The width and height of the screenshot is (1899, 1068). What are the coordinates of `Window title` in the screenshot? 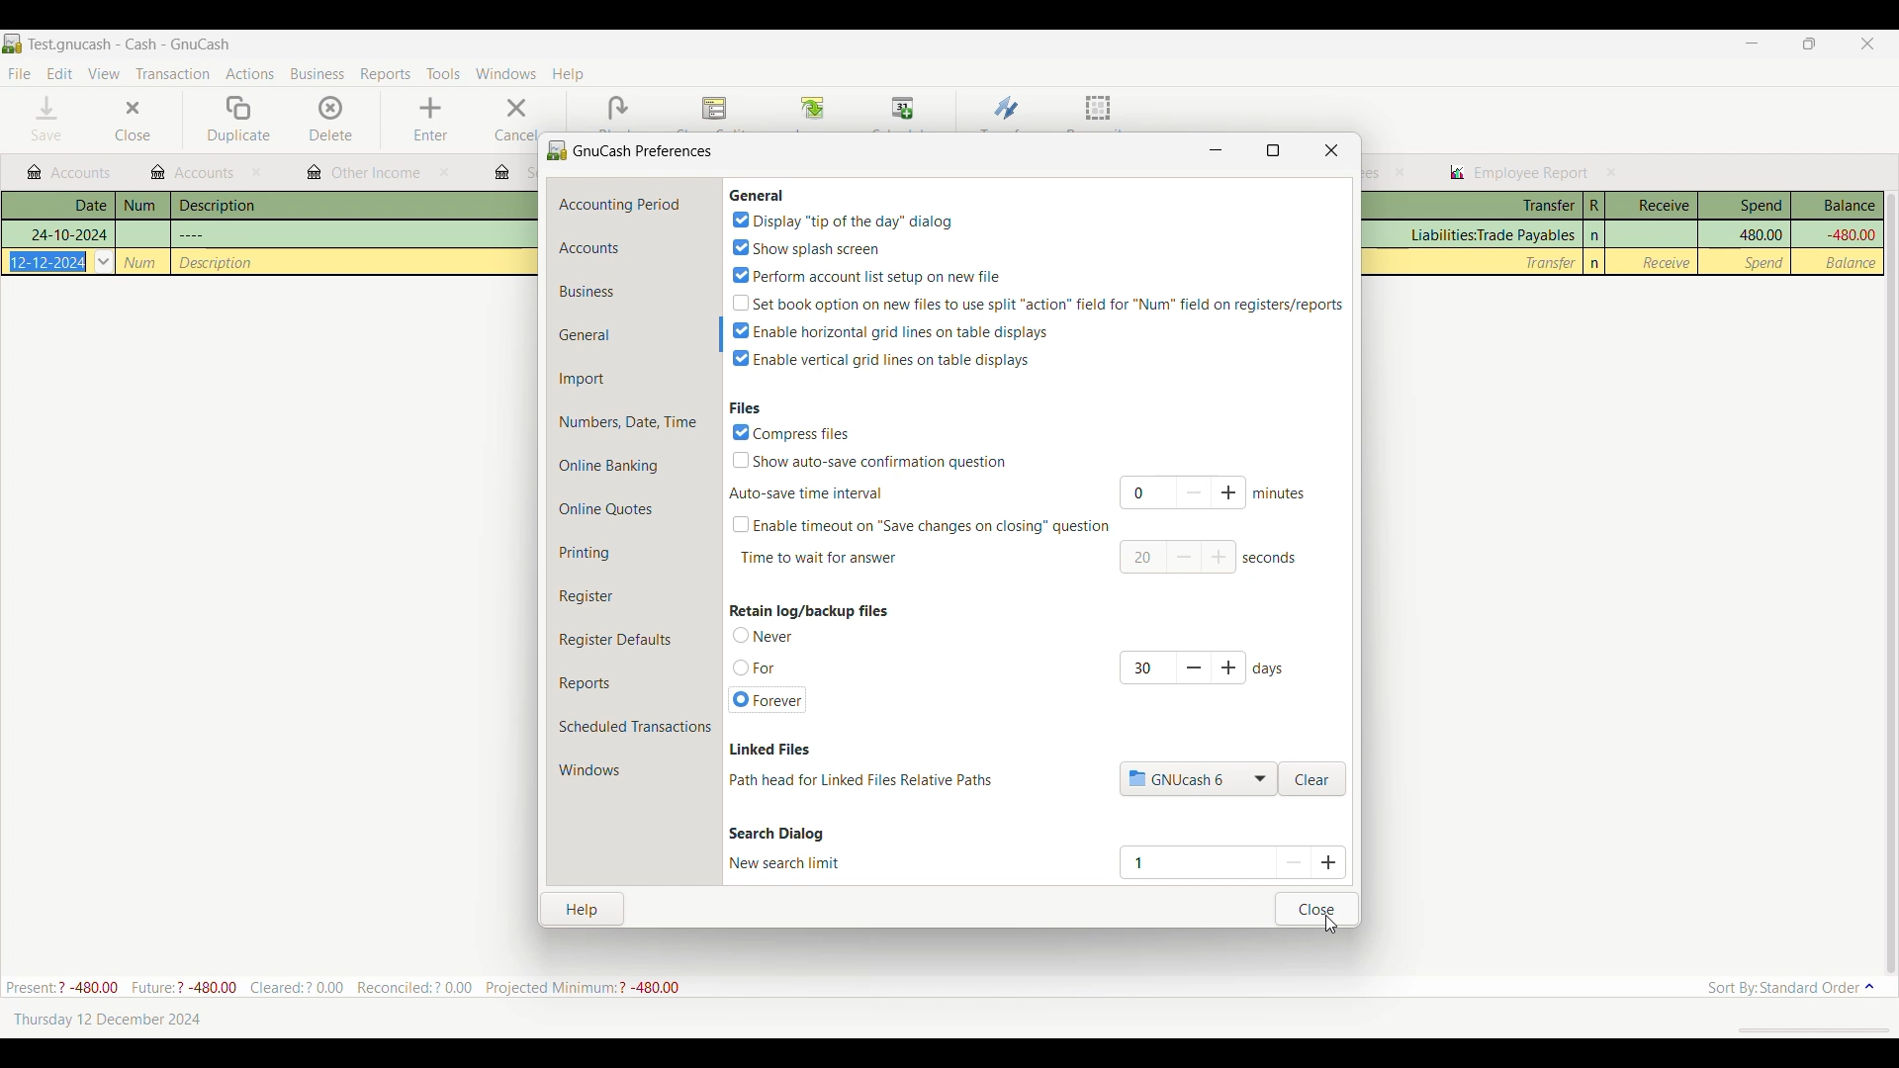 It's located at (632, 149).